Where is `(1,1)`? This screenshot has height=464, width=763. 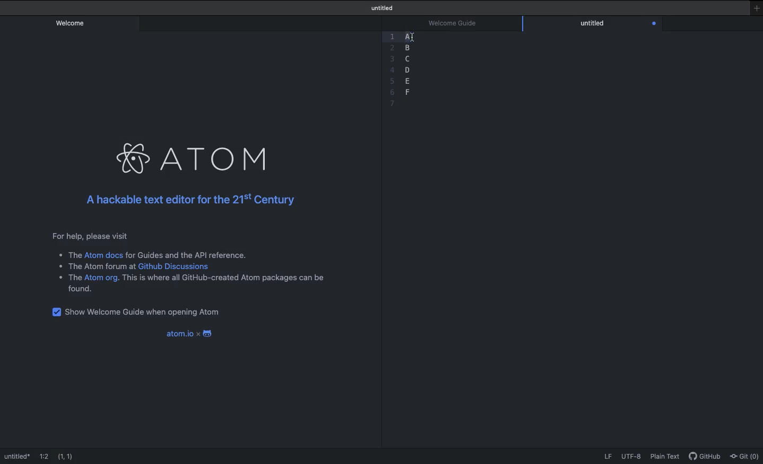 (1,1) is located at coordinates (66, 456).